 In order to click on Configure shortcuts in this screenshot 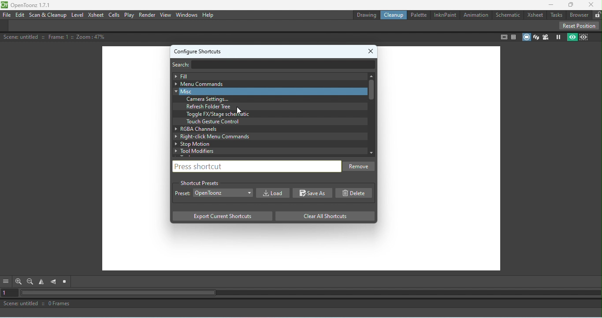, I will do `click(198, 50)`.